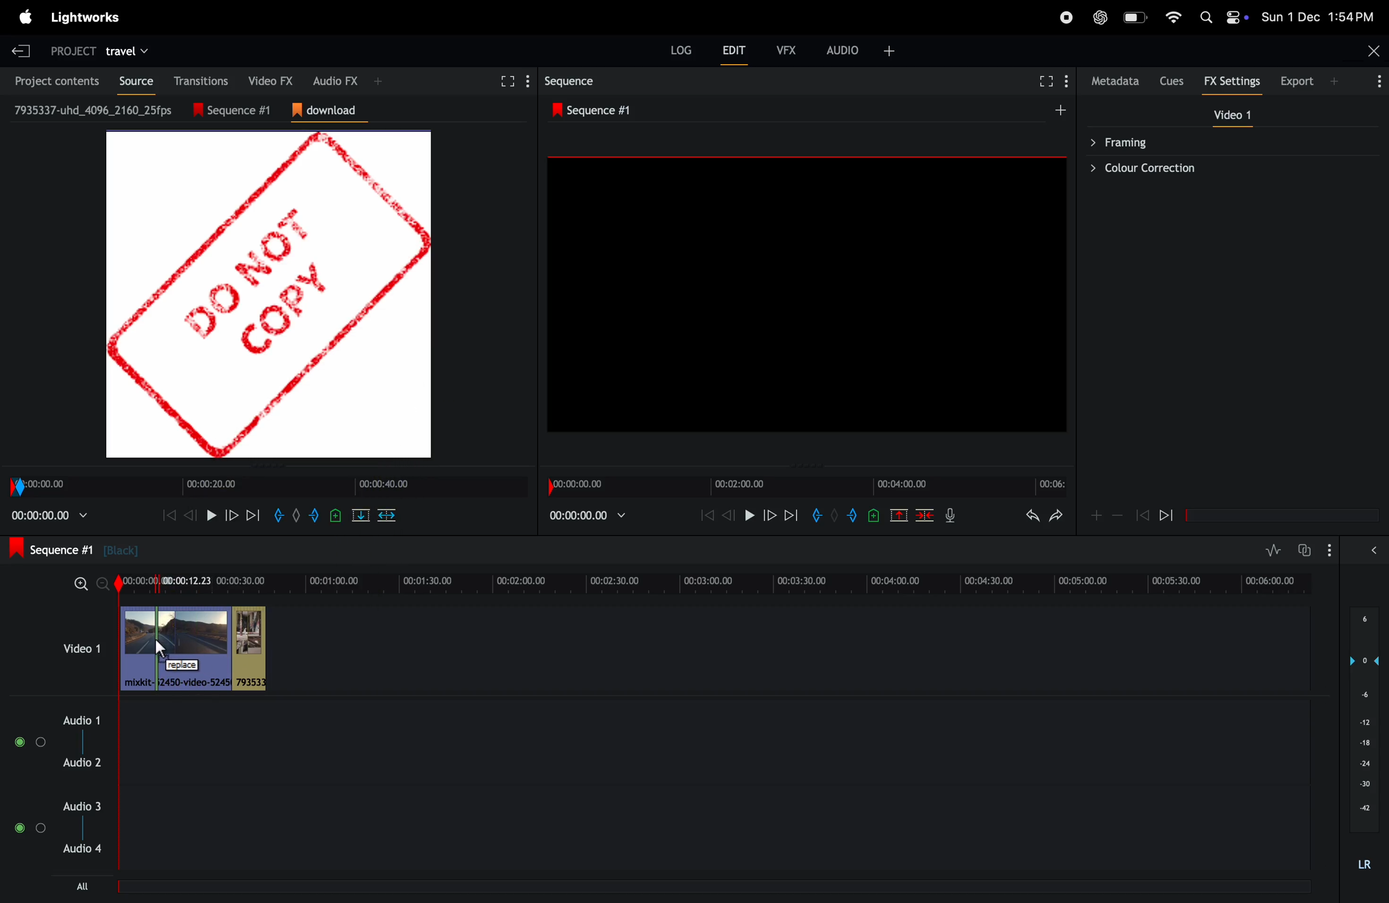 Image resolution: width=1389 pixels, height=903 pixels. What do you see at coordinates (787, 50) in the screenshot?
I see `vfx` at bounding box center [787, 50].